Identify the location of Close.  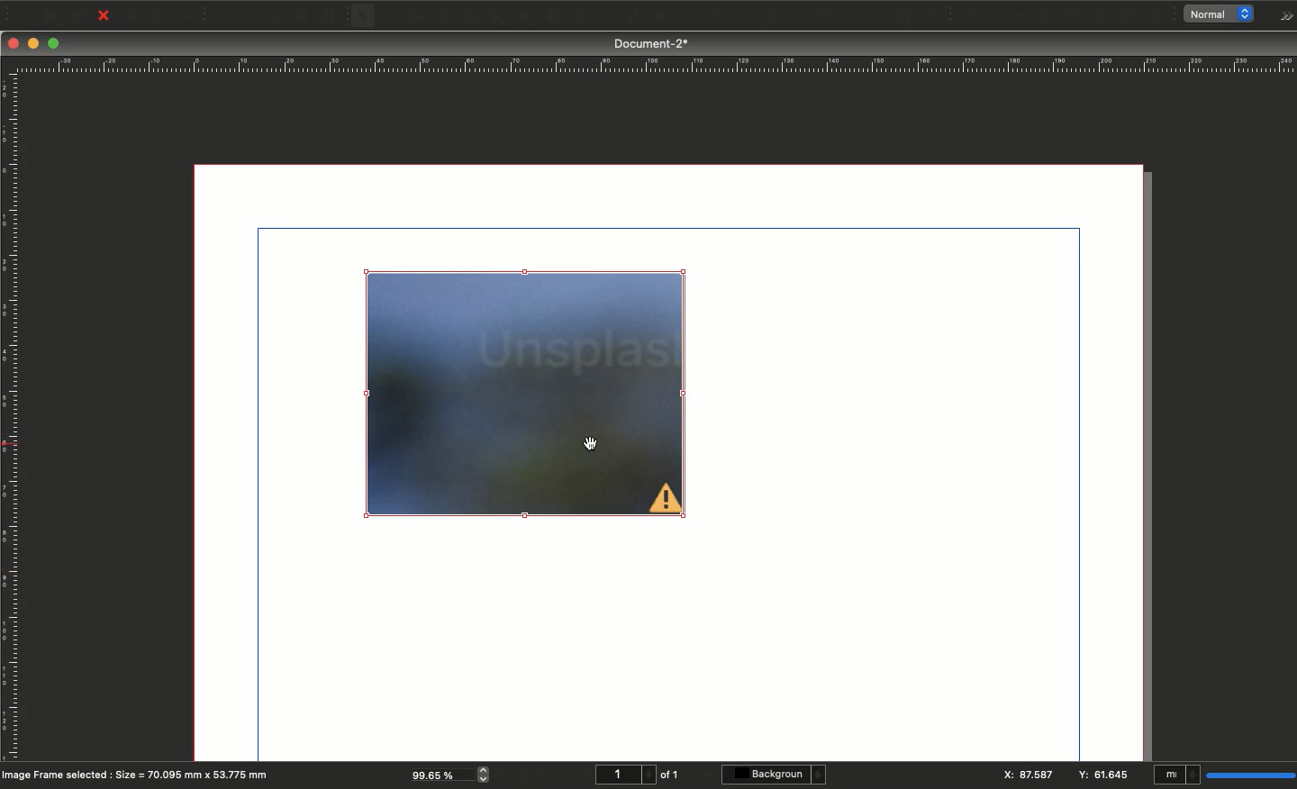
(14, 43).